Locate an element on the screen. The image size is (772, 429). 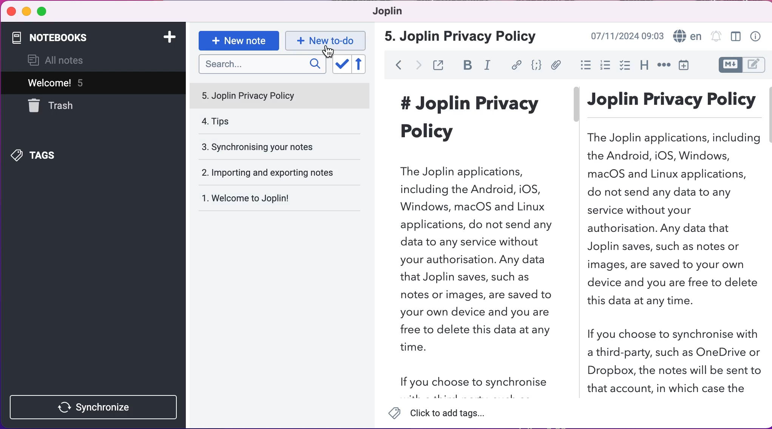
bulleted lists is located at coordinates (584, 67).